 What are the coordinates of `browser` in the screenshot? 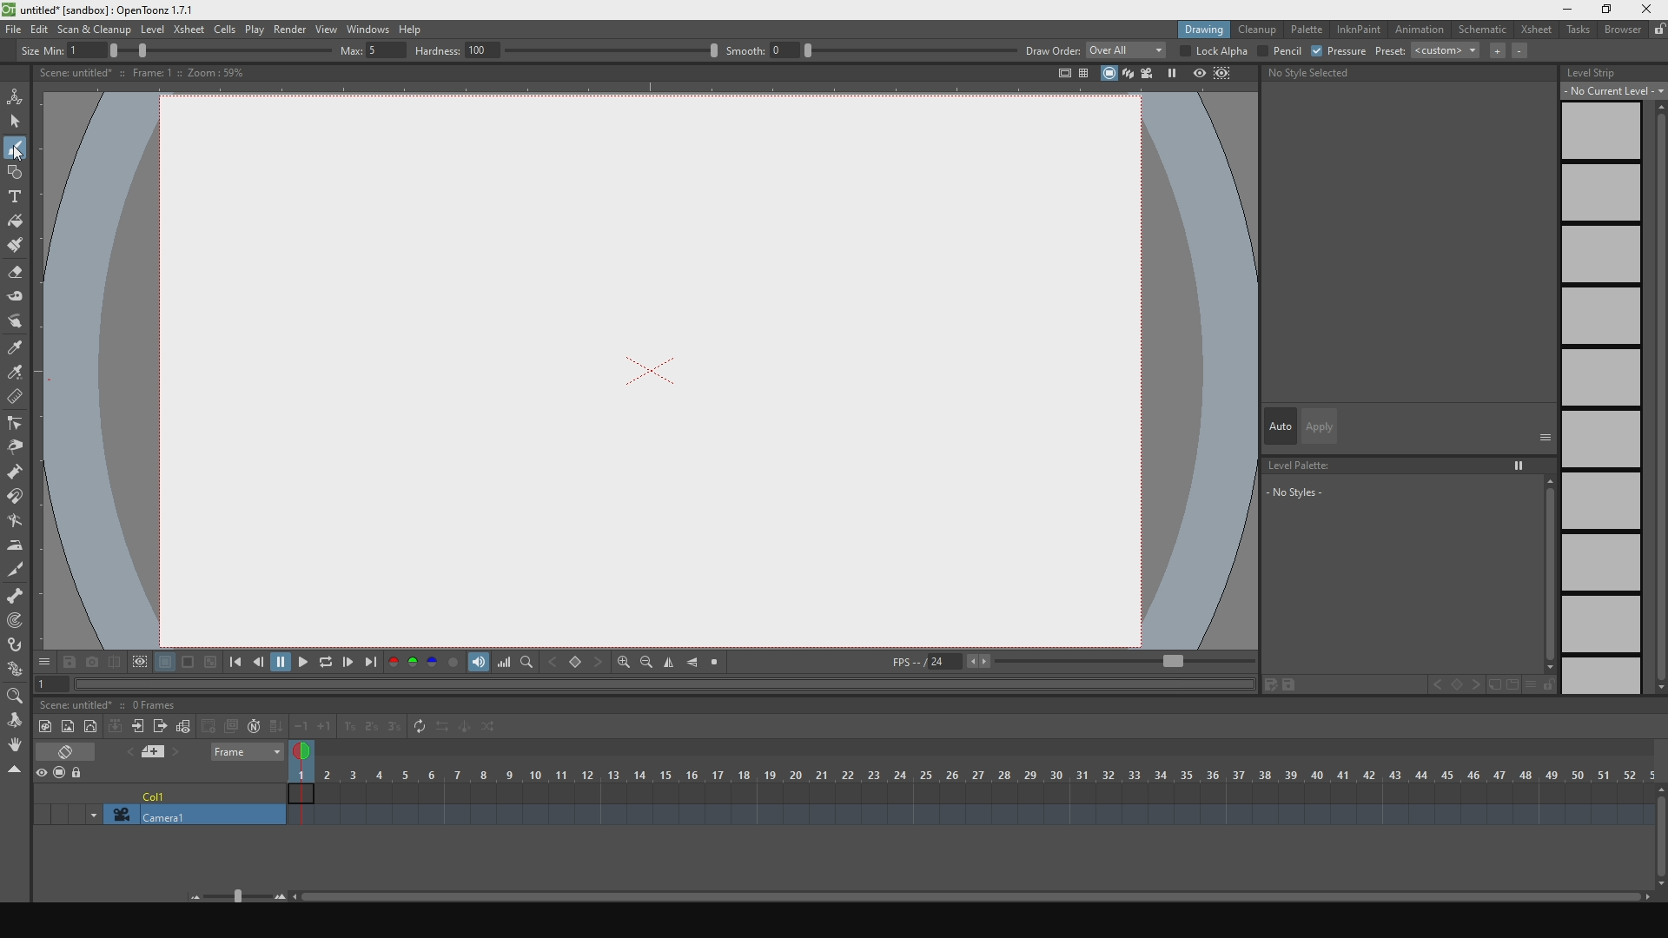 It's located at (1623, 33).